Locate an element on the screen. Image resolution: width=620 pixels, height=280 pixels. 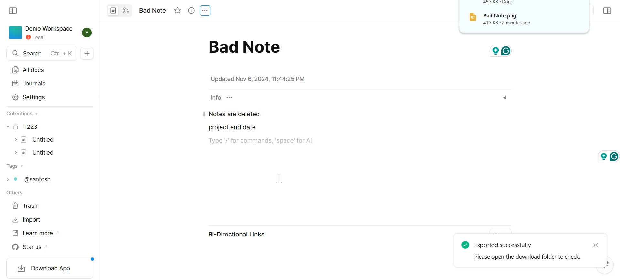
Convert to edgeless is located at coordinates (126, 10).